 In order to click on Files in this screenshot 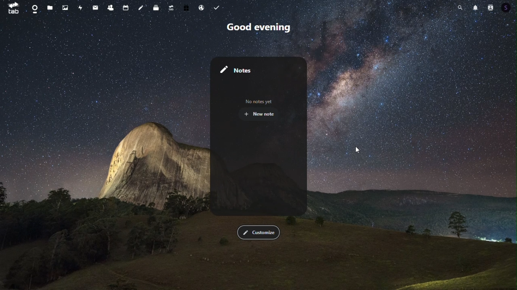, I will do `click(48, 7)`.